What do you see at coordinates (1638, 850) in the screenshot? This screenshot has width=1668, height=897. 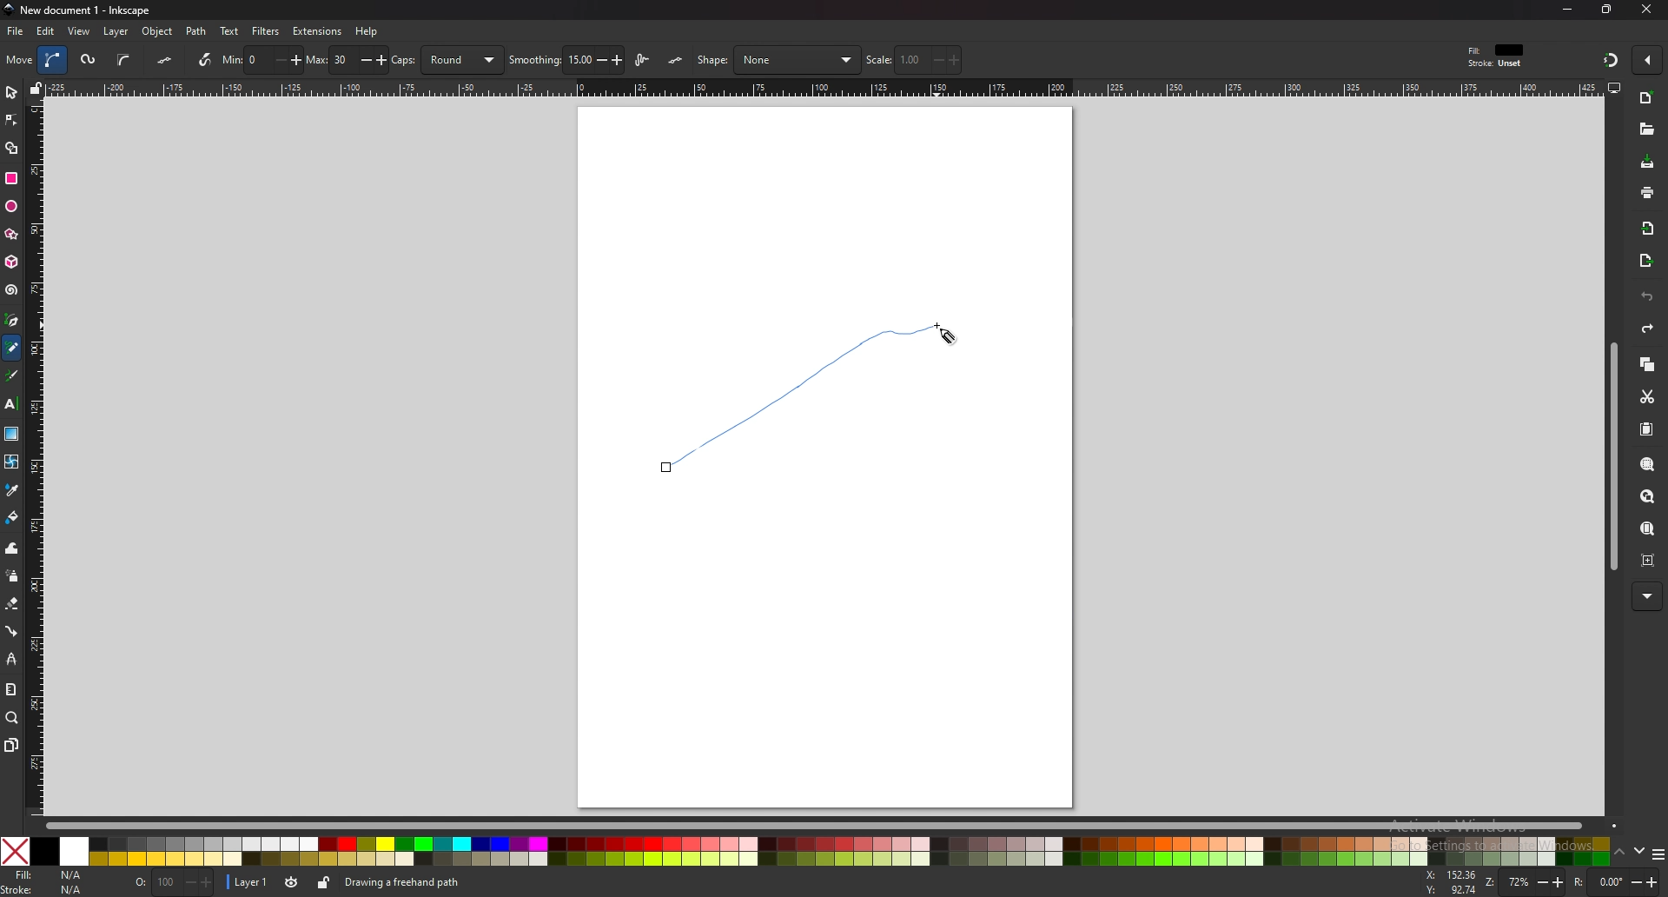 I see `down` at bounding box center [1638, 850].